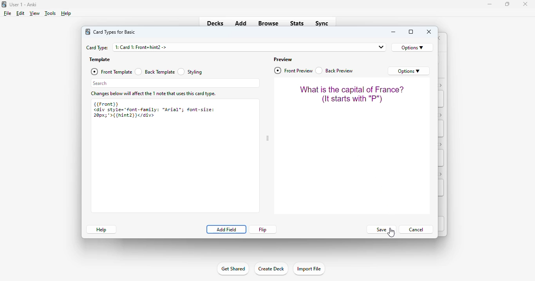 The height and width of the screenshot is (281, 535). What do you see at coordinates (429, 32) in the screenshot?
I see `close` at bounding box center [429, 32].